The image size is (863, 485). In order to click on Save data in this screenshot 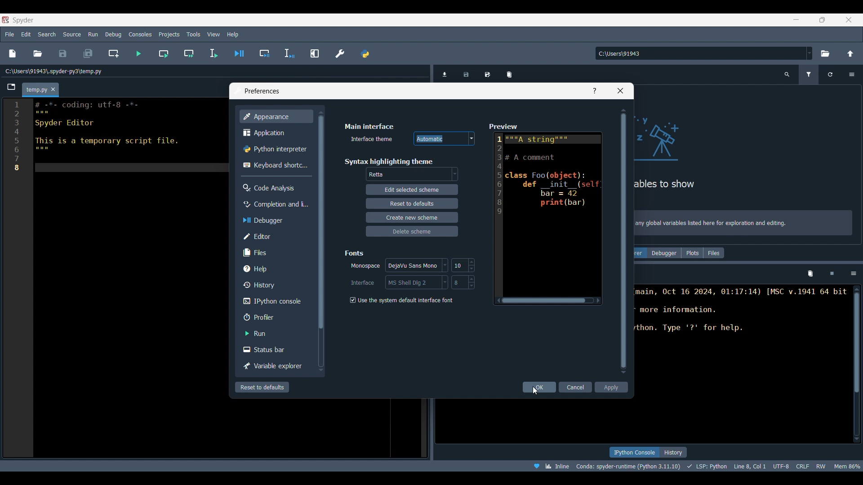, I will do `click(467, 73)`.